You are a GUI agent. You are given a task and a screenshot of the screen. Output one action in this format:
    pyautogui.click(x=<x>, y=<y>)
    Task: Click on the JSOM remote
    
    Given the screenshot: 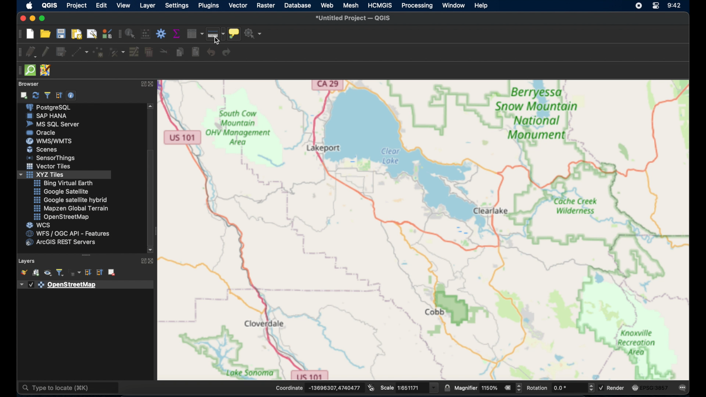 What is the action you would take?
    pyautogui.click(x=45, y=69)
    